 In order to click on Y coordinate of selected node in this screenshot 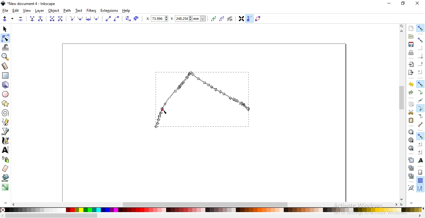, I will do `click(189, 19)`.